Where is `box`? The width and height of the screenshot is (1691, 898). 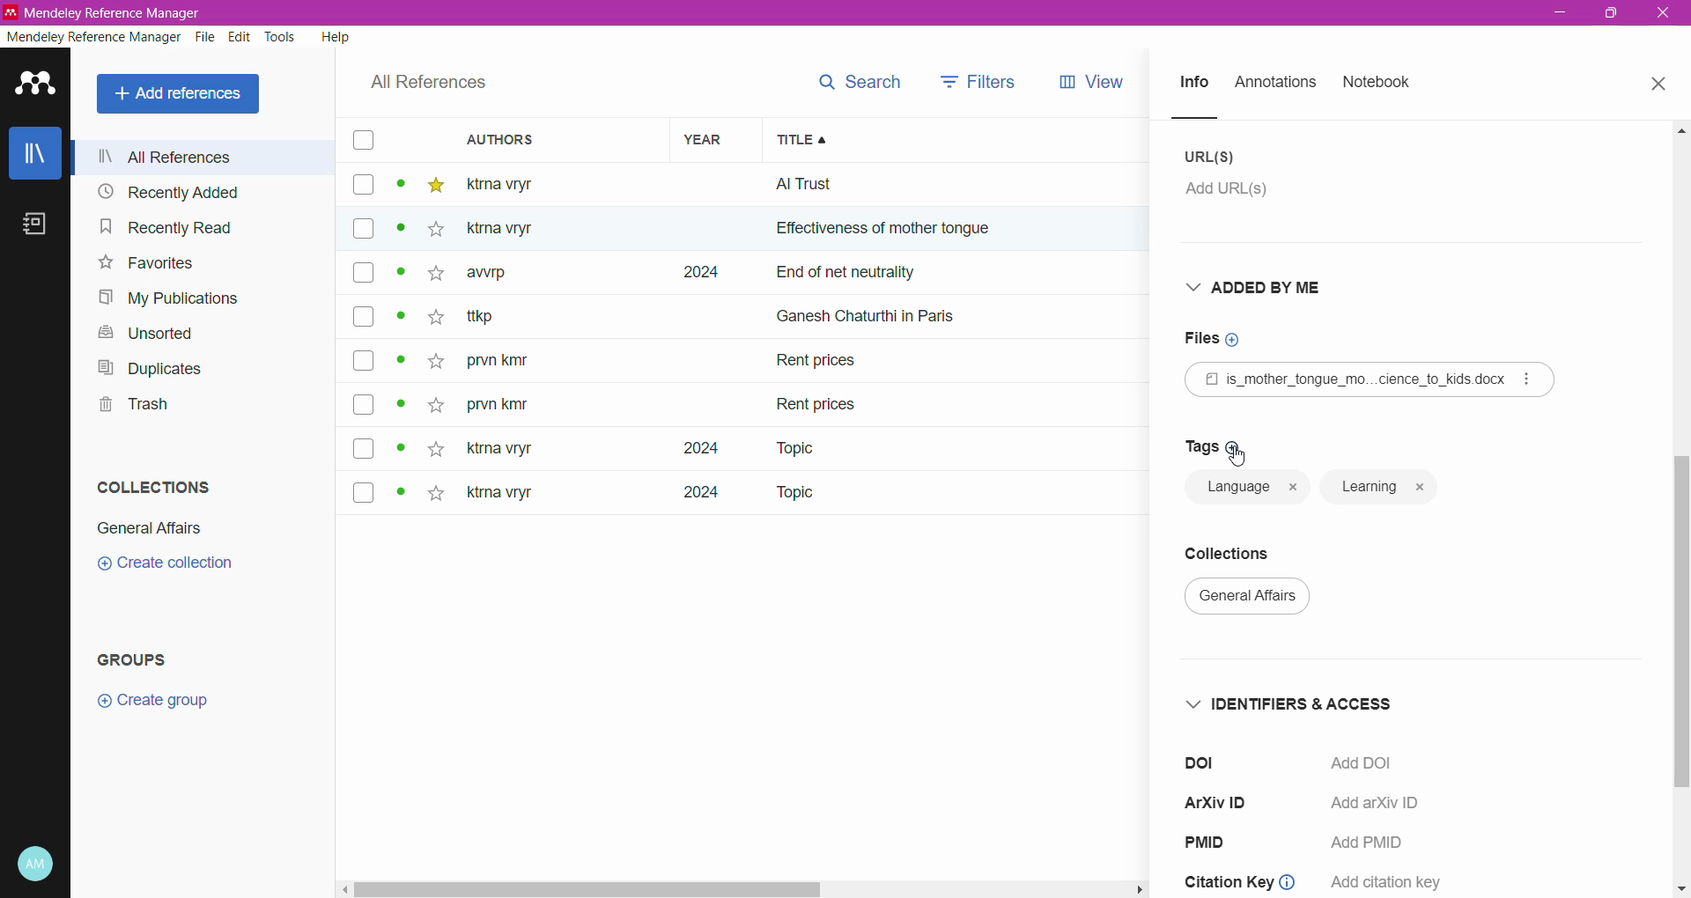
box is located at coordinates (362, 230).